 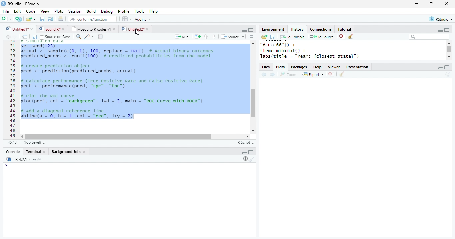 I want to click on terminal, so click(x=32, y=152).